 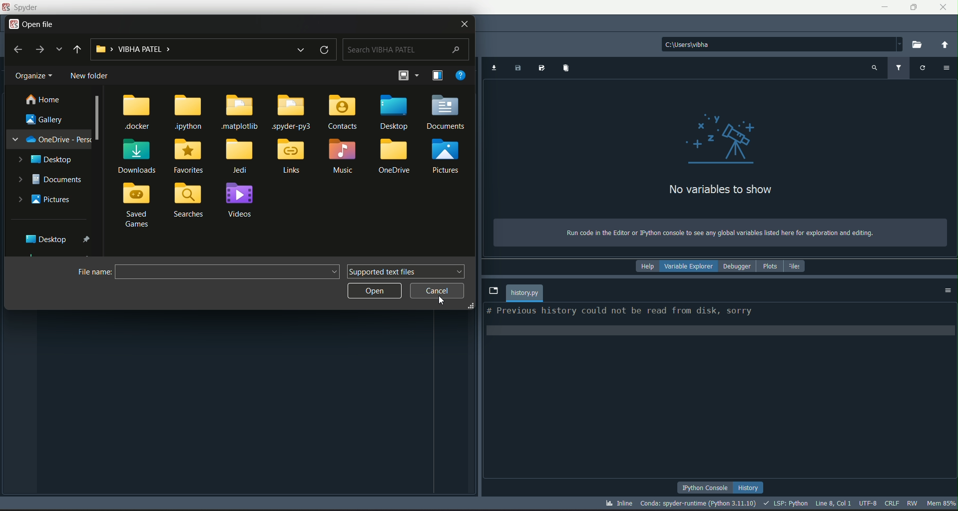 What do you see at coordinates (138, 206) in the screenshot?
I see `saved games` at bounding box center [138, 206].